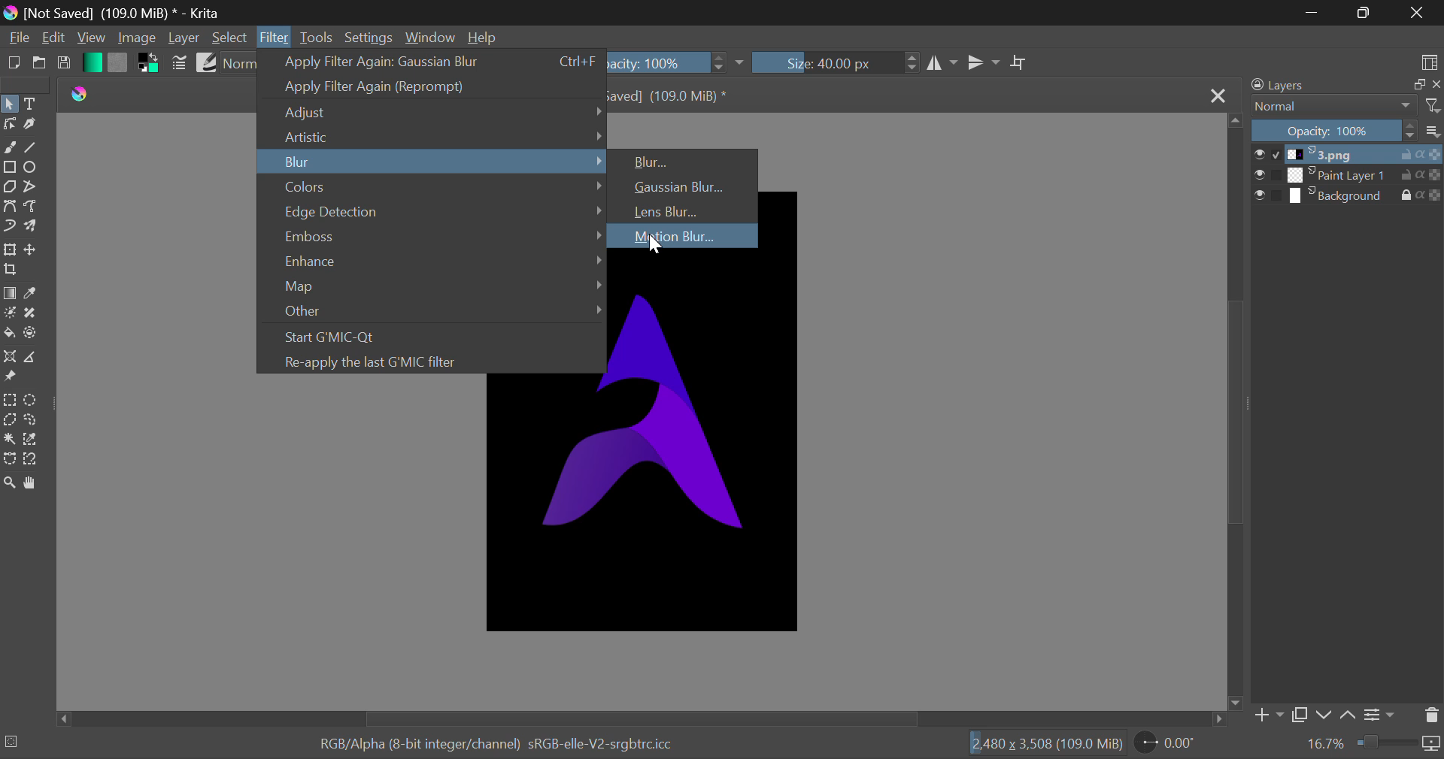 This screenshot has width=1444, height=759. Describe the element at coordinates (10, 103) in the screenshot. I see `Select` at that location.